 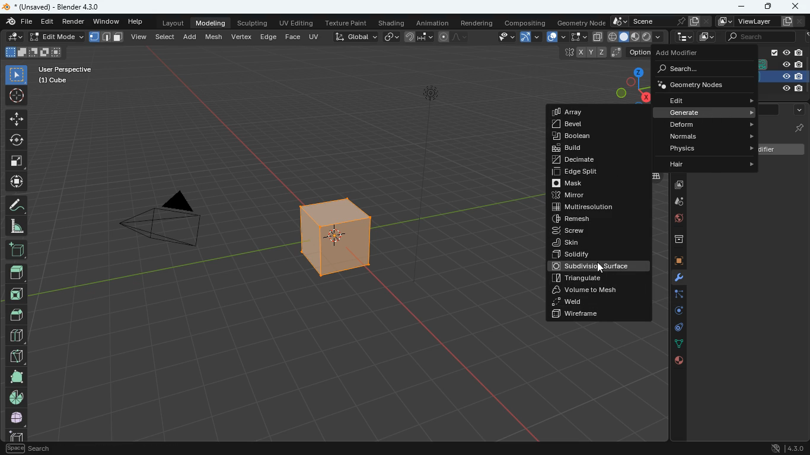 What do you see at coordinates (170, 23) in the screenshot?
I see `layout` at bounding box center [170, 23].